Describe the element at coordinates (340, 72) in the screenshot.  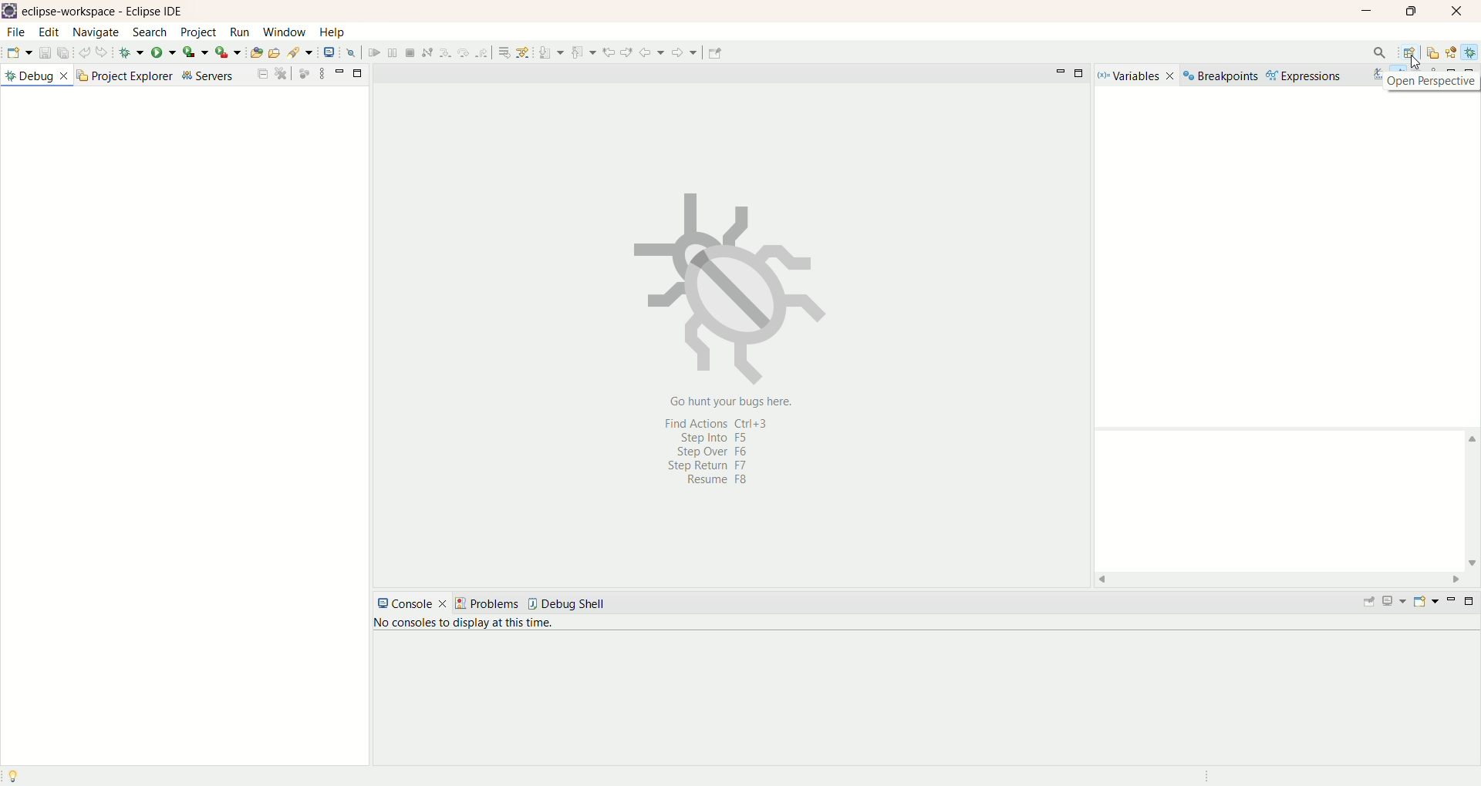
I see `minimize` at that location.